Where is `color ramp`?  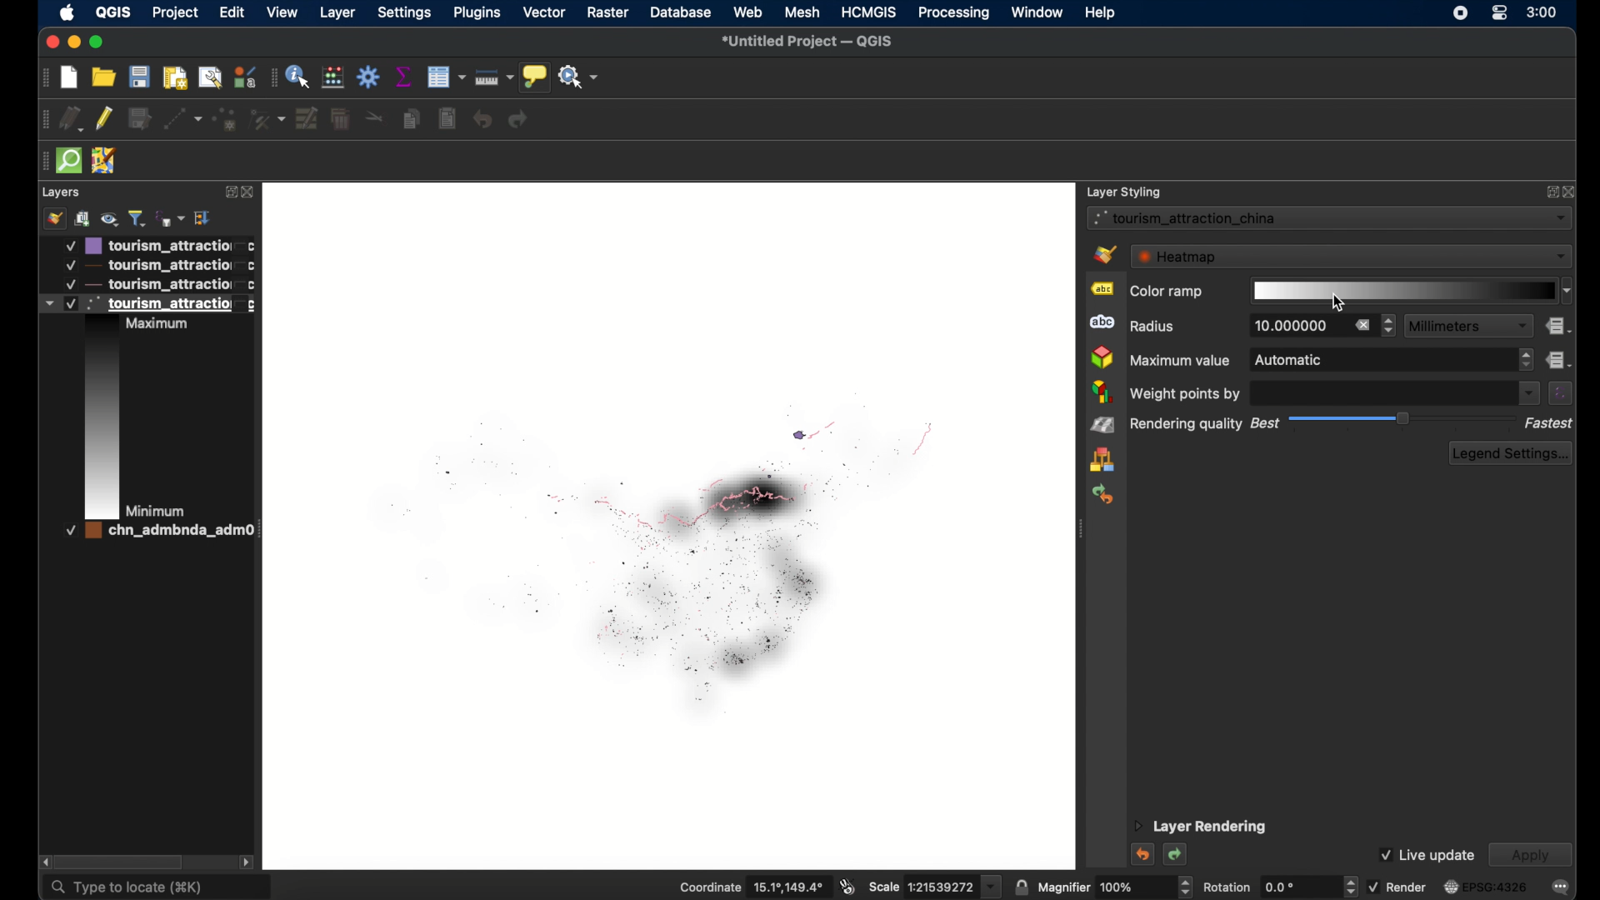
color ramp is located at coordinates (1166, 292).